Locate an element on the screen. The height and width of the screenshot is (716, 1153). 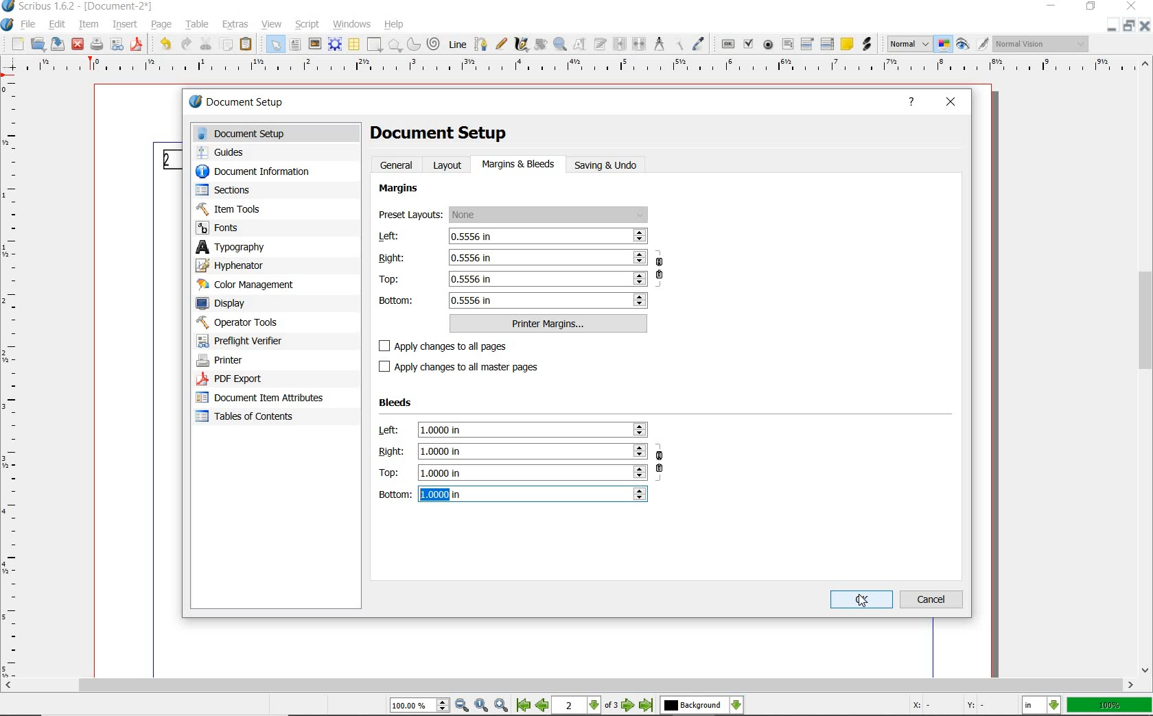
saving & undo is located at coordinates (614, 166).